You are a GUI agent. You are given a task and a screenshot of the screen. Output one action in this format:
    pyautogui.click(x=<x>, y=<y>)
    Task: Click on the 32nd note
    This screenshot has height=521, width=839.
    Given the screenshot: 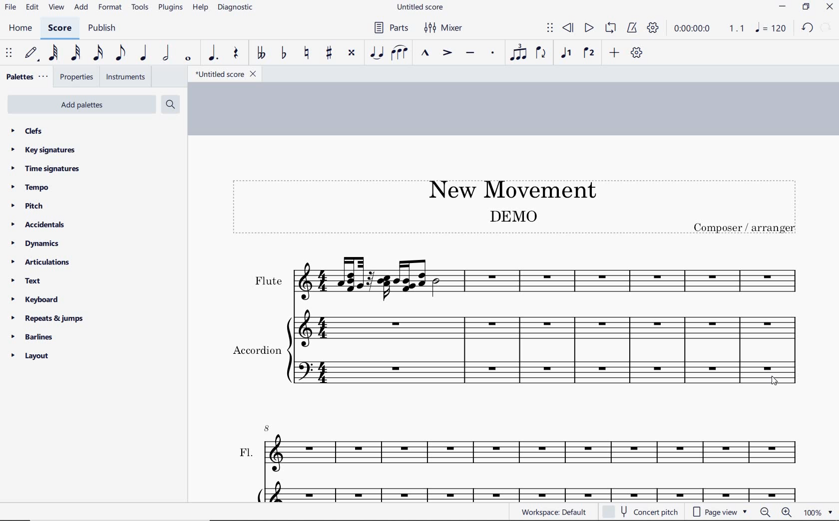 What is the action you would take?
    pyautogui.click(x=75, y=53)
    